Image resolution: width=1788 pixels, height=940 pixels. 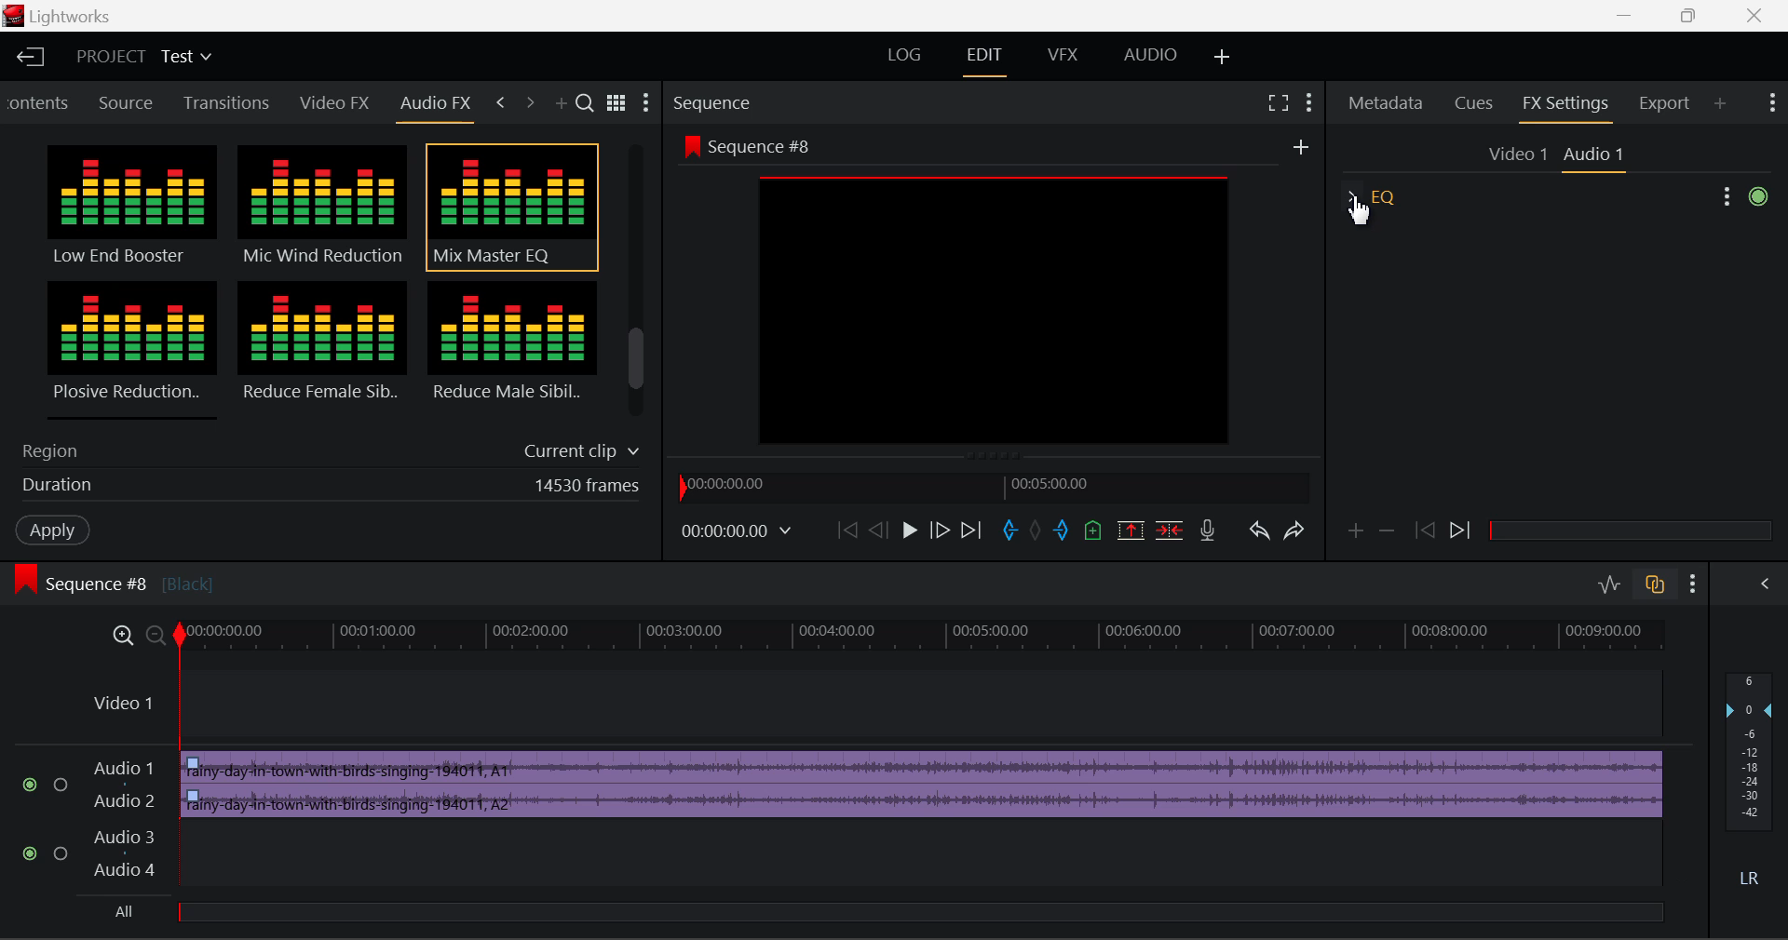 I want to click on Audio 1 Settings, so click(x=1596, y=155).